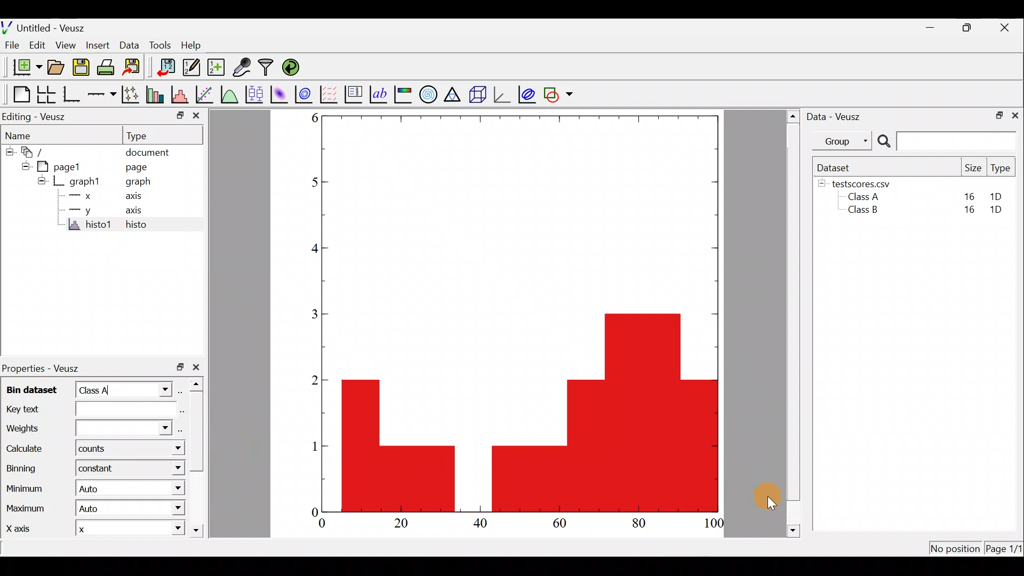 Image resolution: width=1024 pixels, height=576 pixels. I want to click on 4, so click(309, 251).